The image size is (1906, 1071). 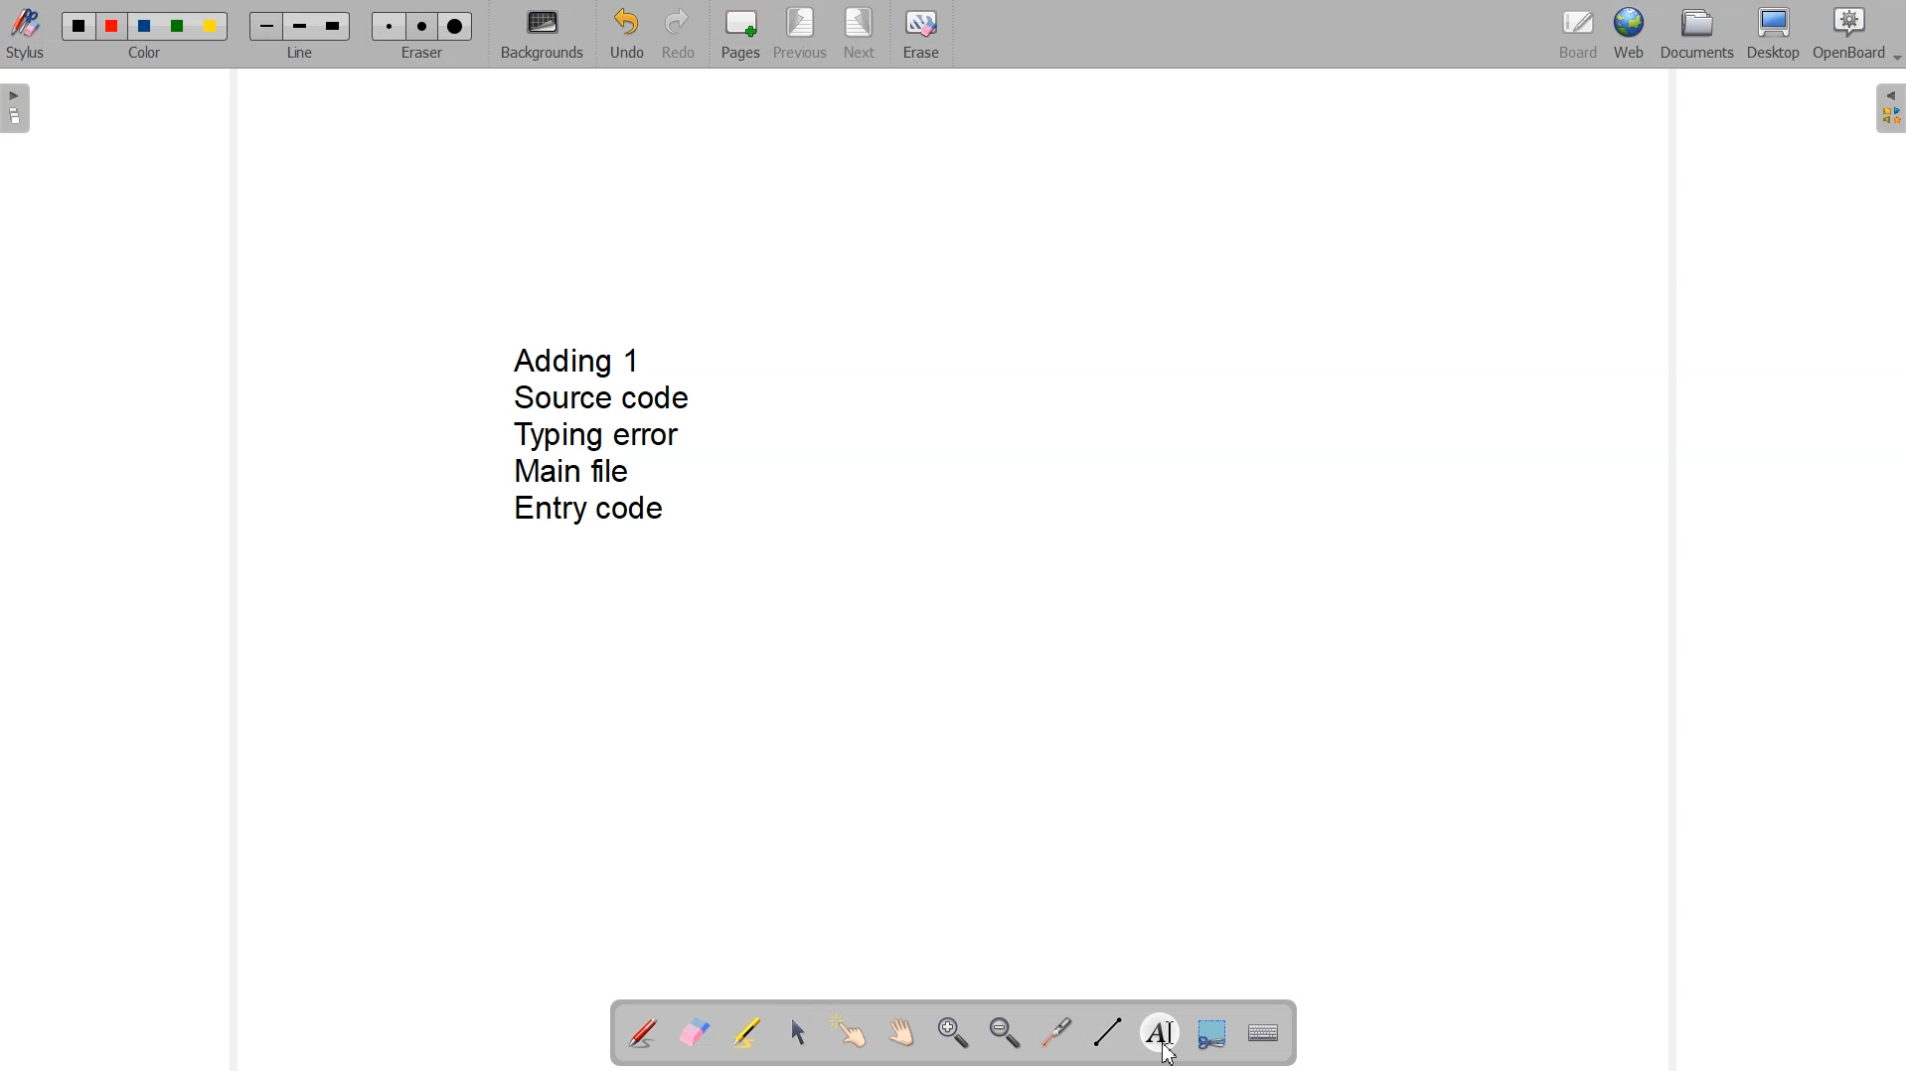 What do you see at coordinates (423, 27) in the screenshot?
I see `Medium eraser` at bounding box center [423, 27].